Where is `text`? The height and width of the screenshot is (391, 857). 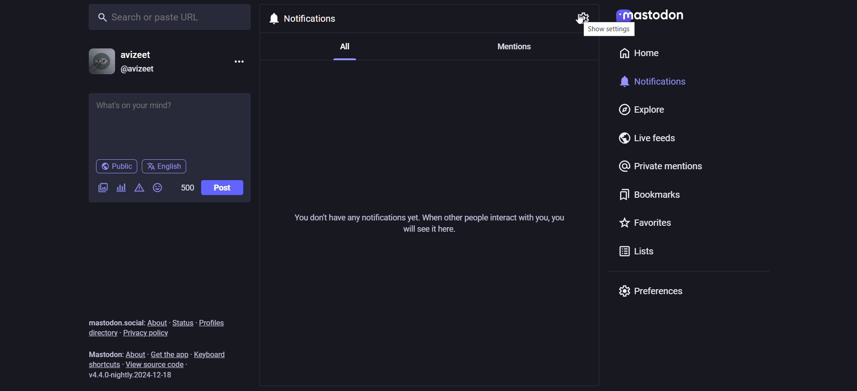 text is located at coordinates (114, 322).